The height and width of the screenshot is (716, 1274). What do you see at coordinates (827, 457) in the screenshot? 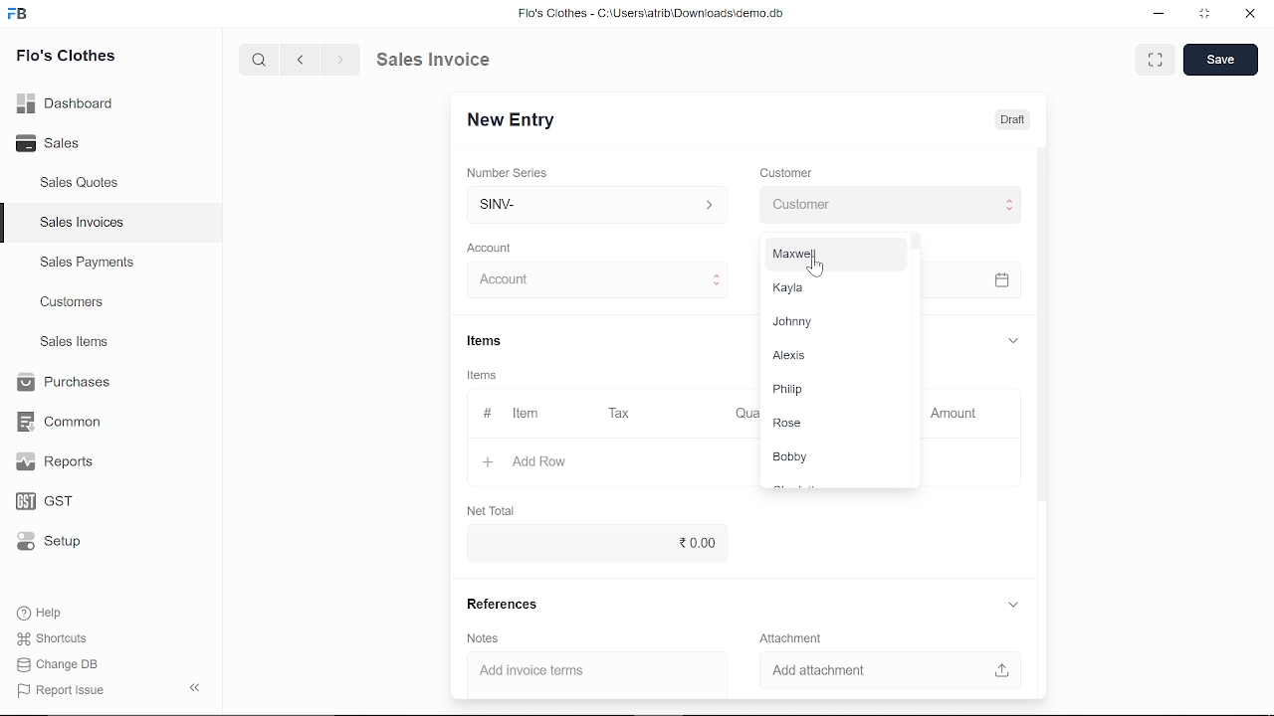
I see `Bobby` at bounding box center [827, 457].